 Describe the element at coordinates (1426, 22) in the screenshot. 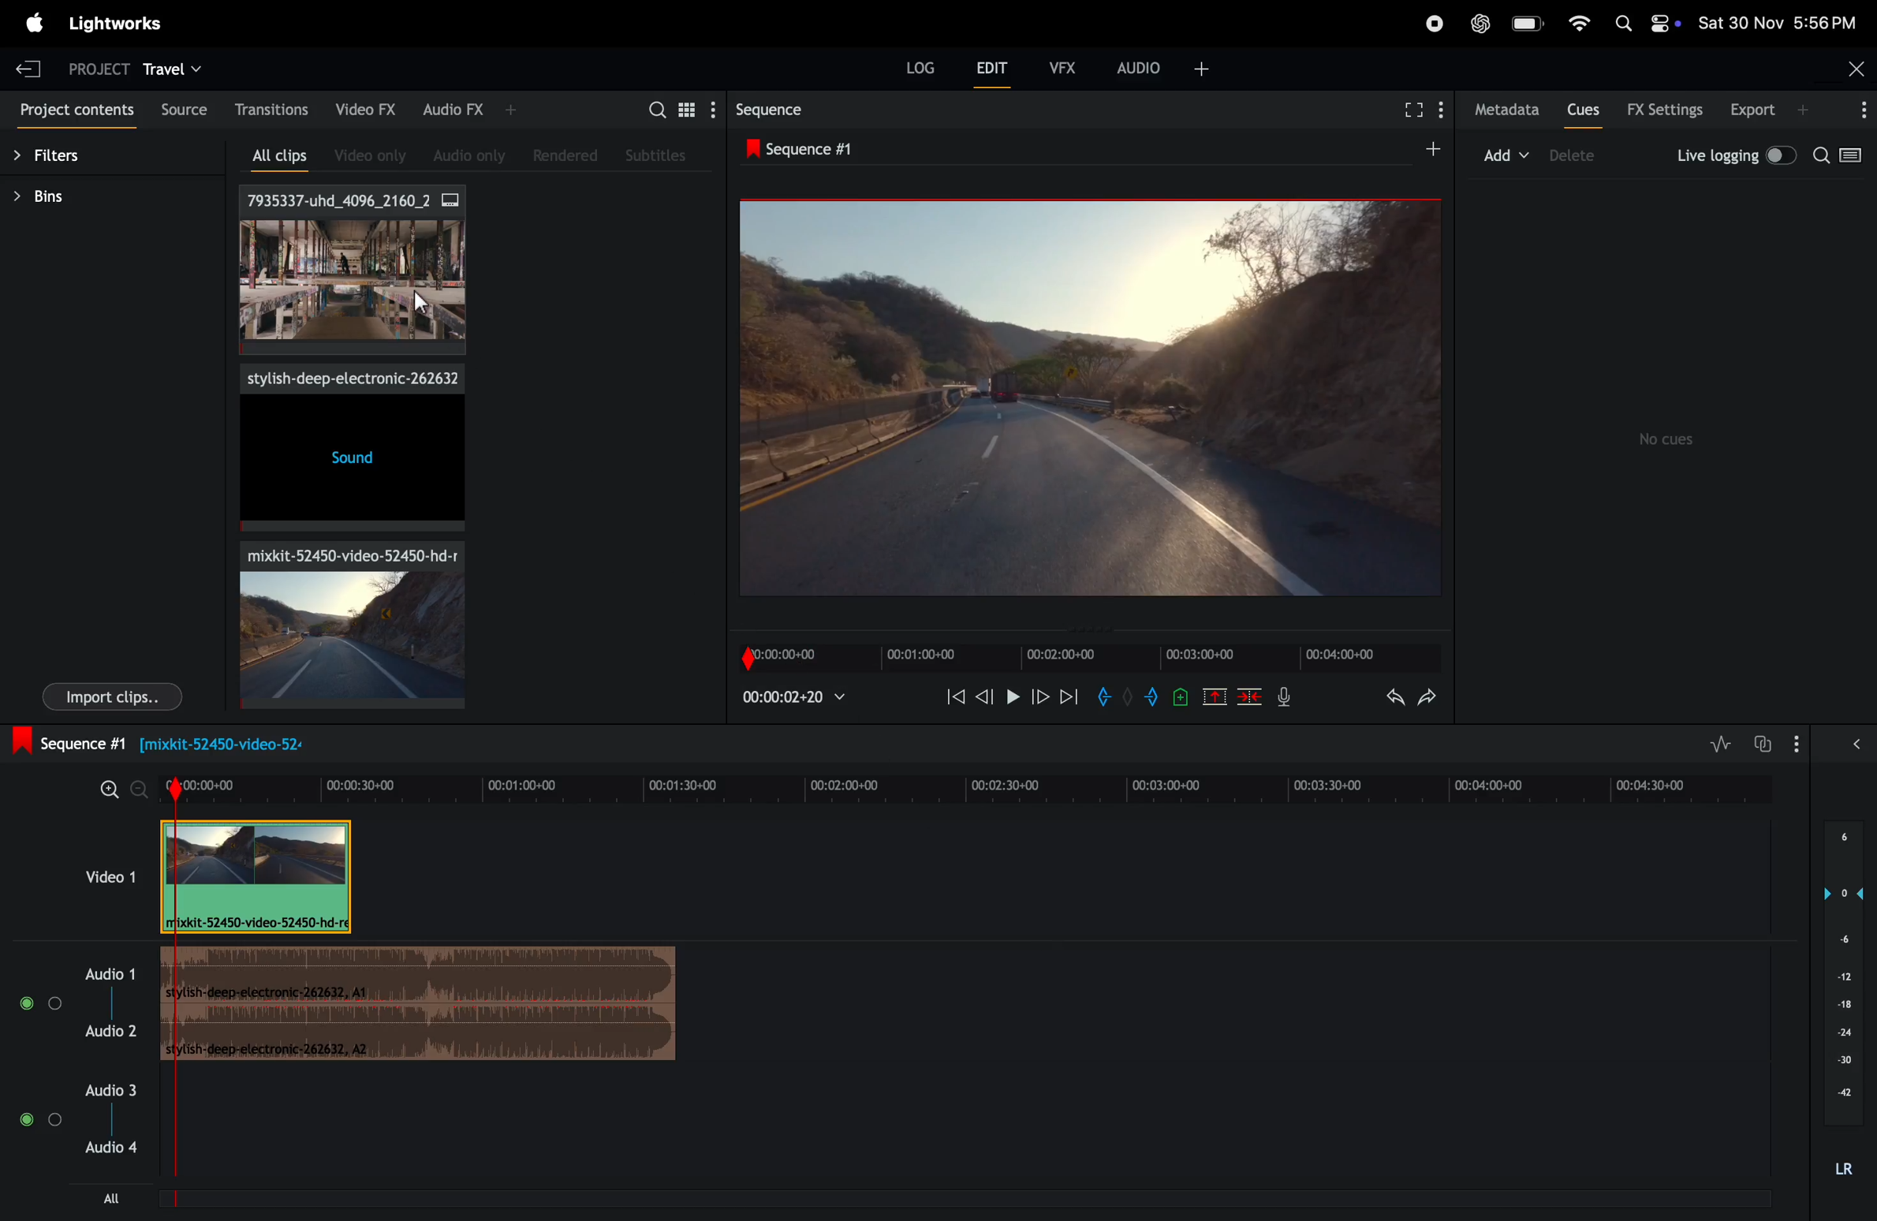

I see `record` at that location.